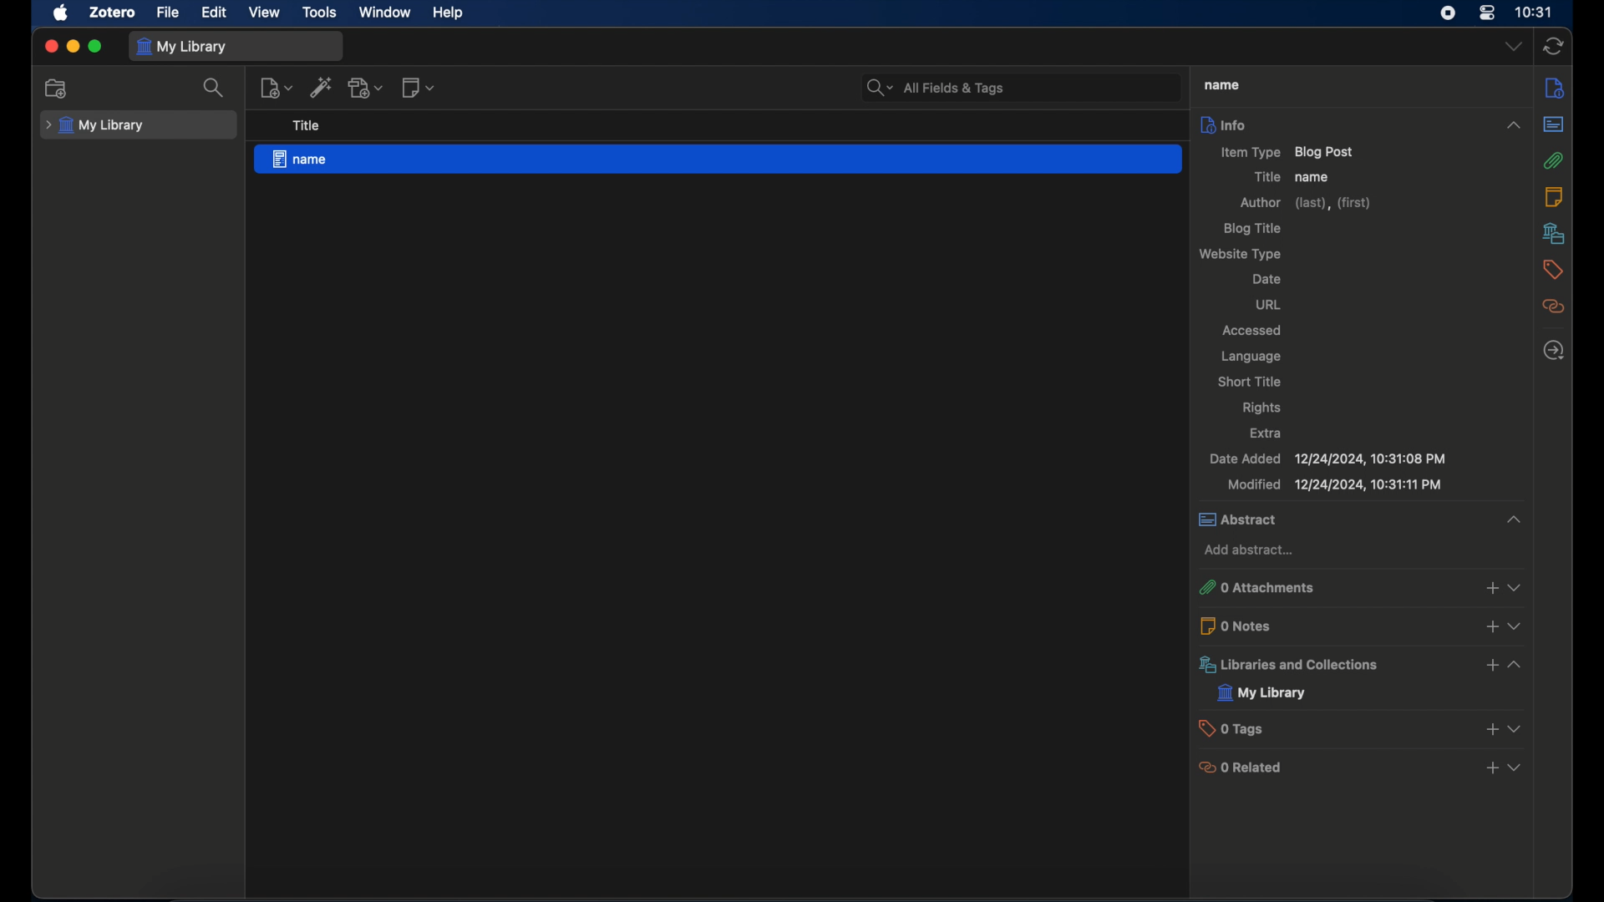  Describe the element at coordinates (95, 125) in the screenshot. I see `my library` at that location.